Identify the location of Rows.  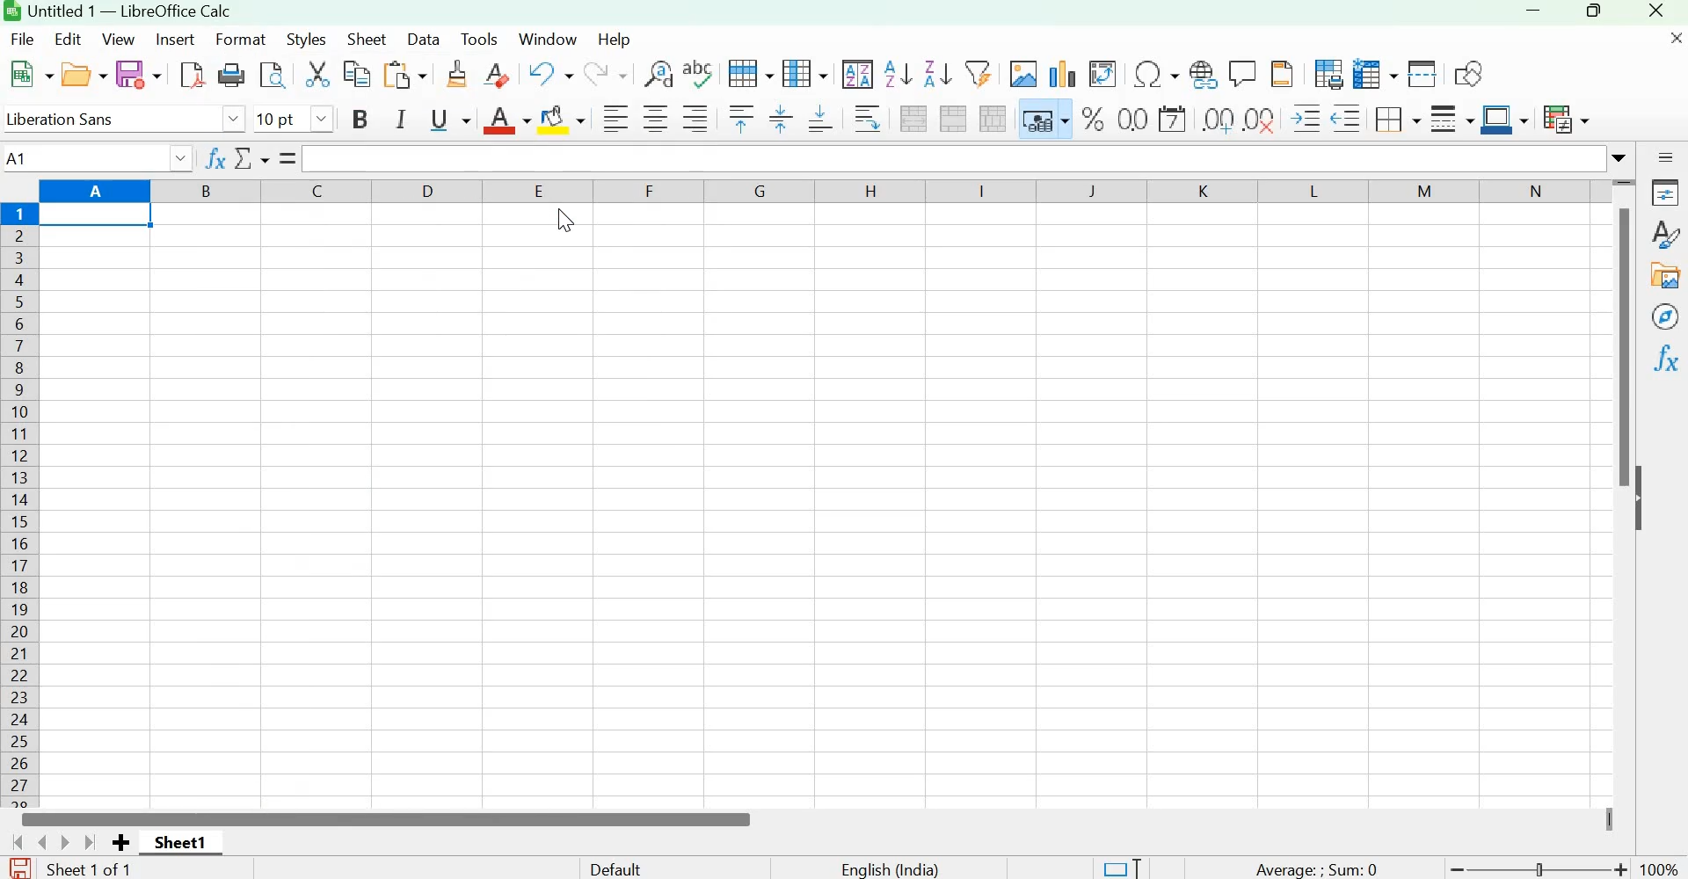
(820, 190).